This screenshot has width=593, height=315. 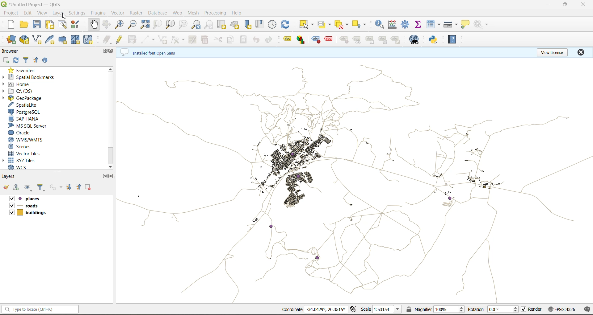 I want to click on open, so click(x=25, y=25).